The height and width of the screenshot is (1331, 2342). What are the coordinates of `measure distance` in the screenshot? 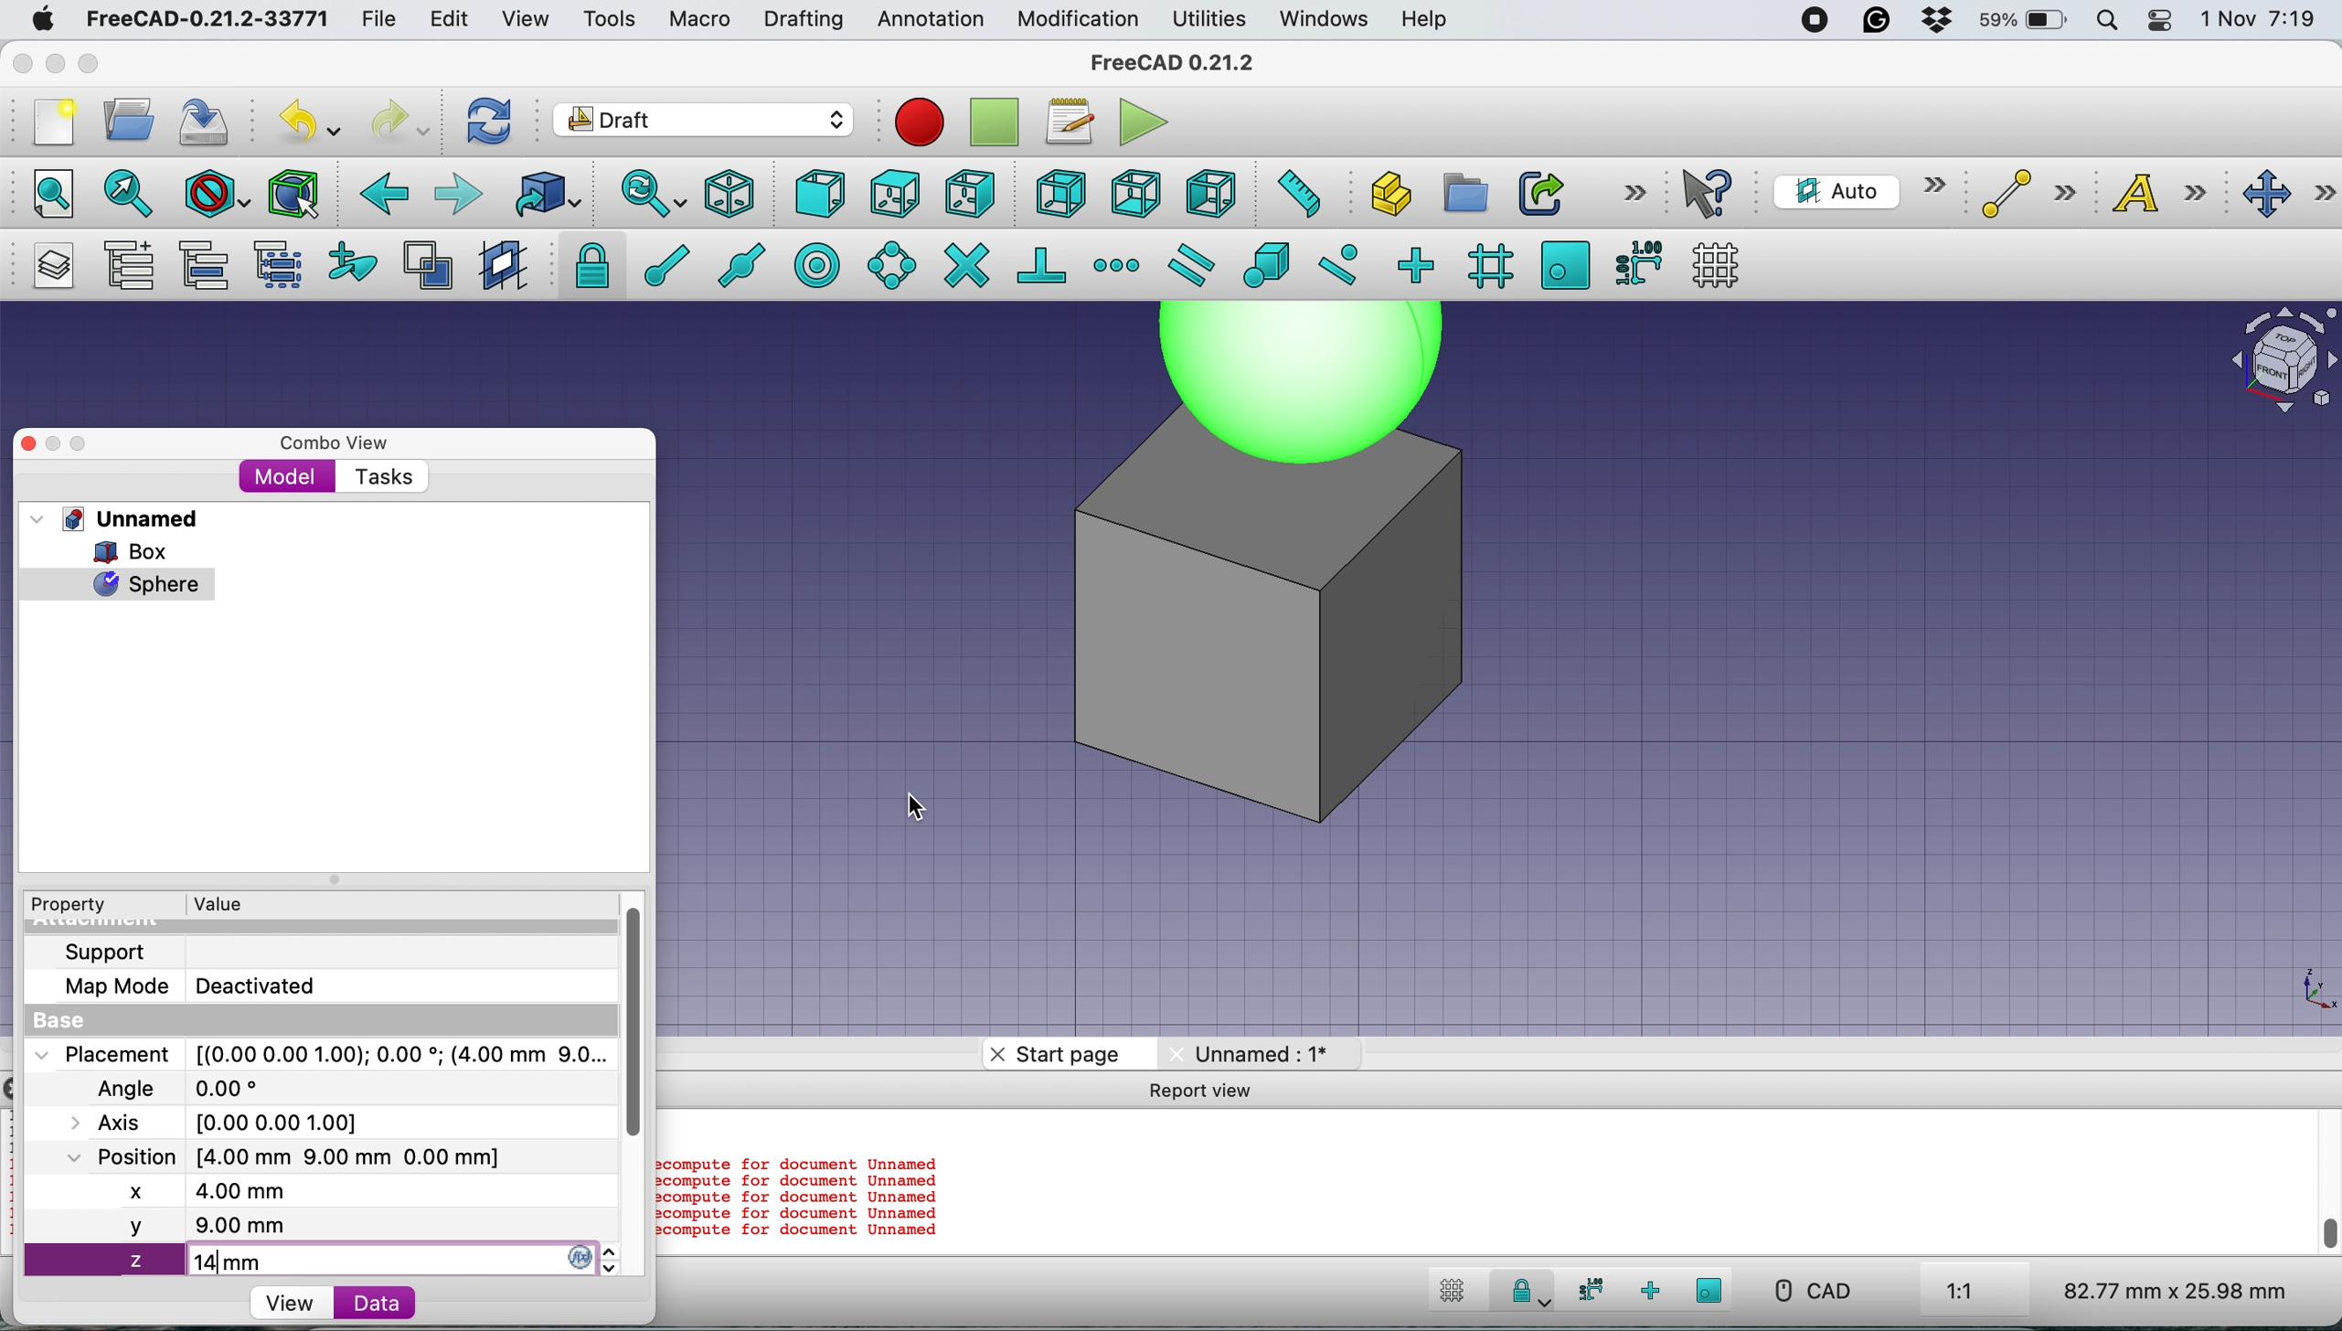 It's located at (1293, 191).